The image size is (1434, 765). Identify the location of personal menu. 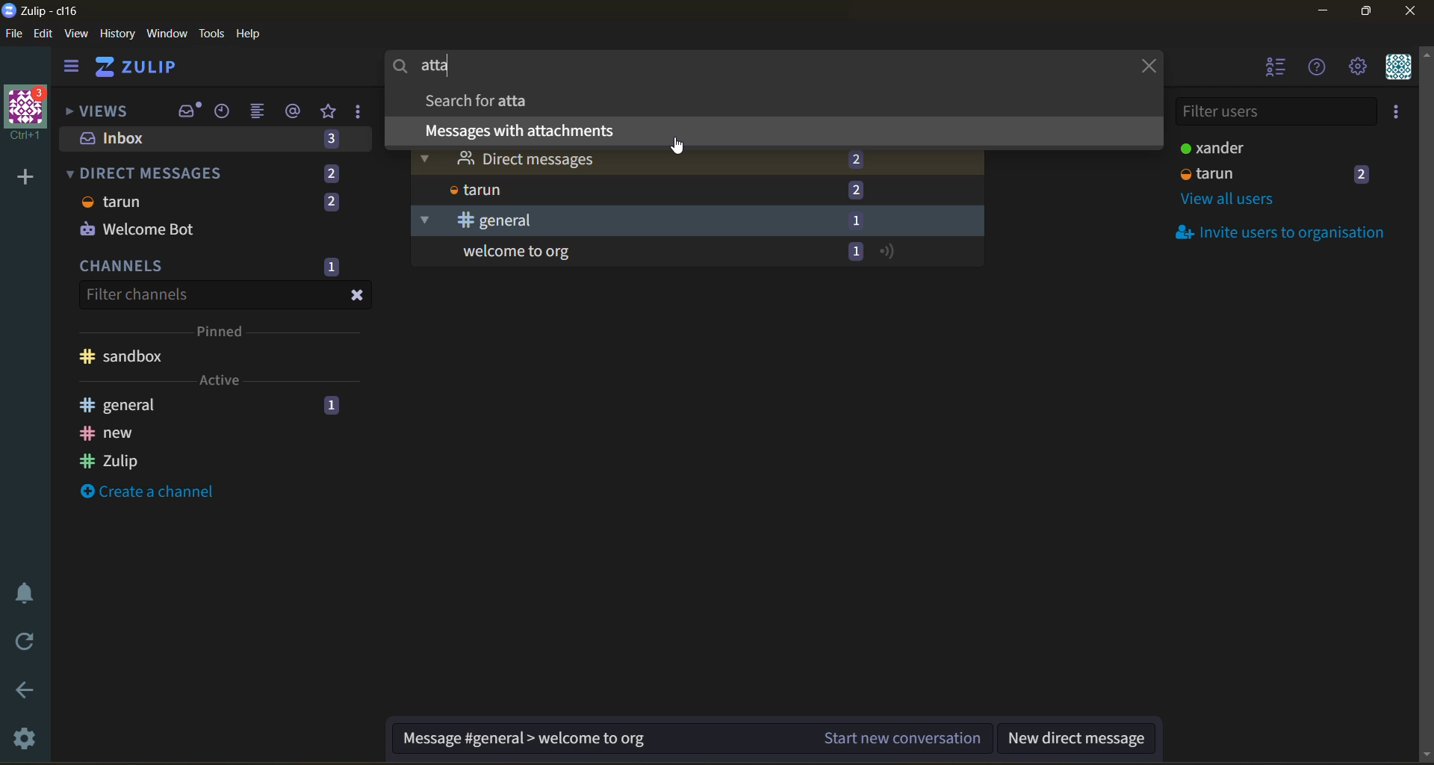
(1399, 67).